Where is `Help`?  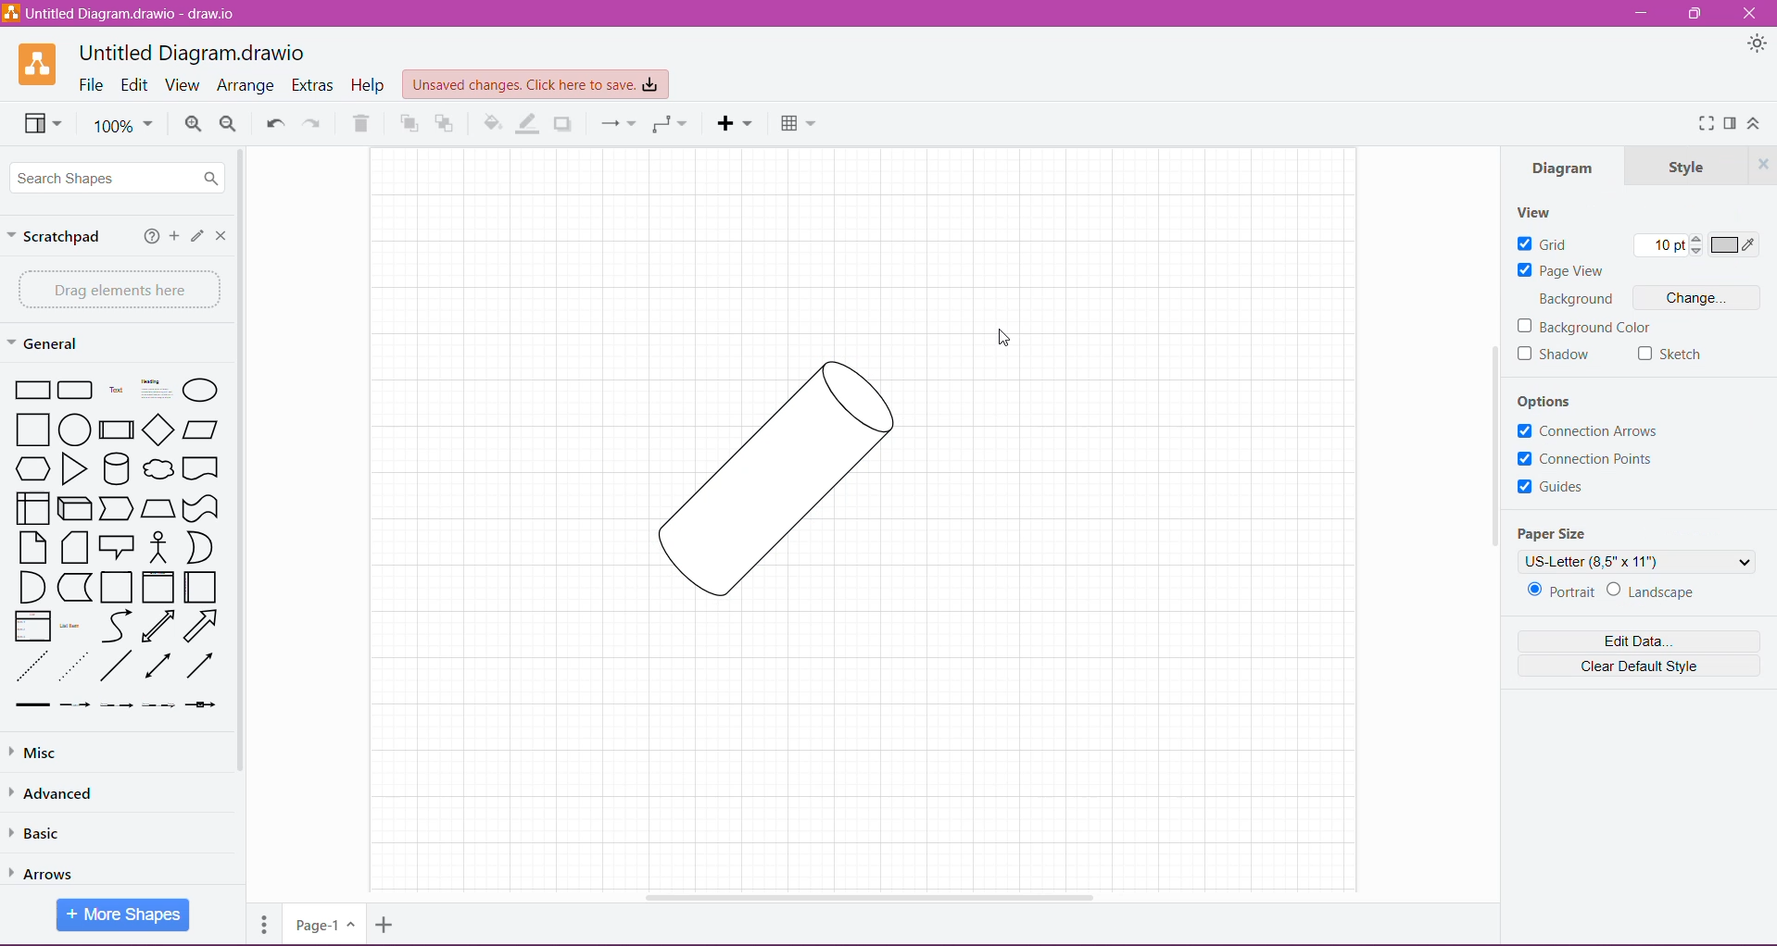 Help is located at coordinates (147, 238).